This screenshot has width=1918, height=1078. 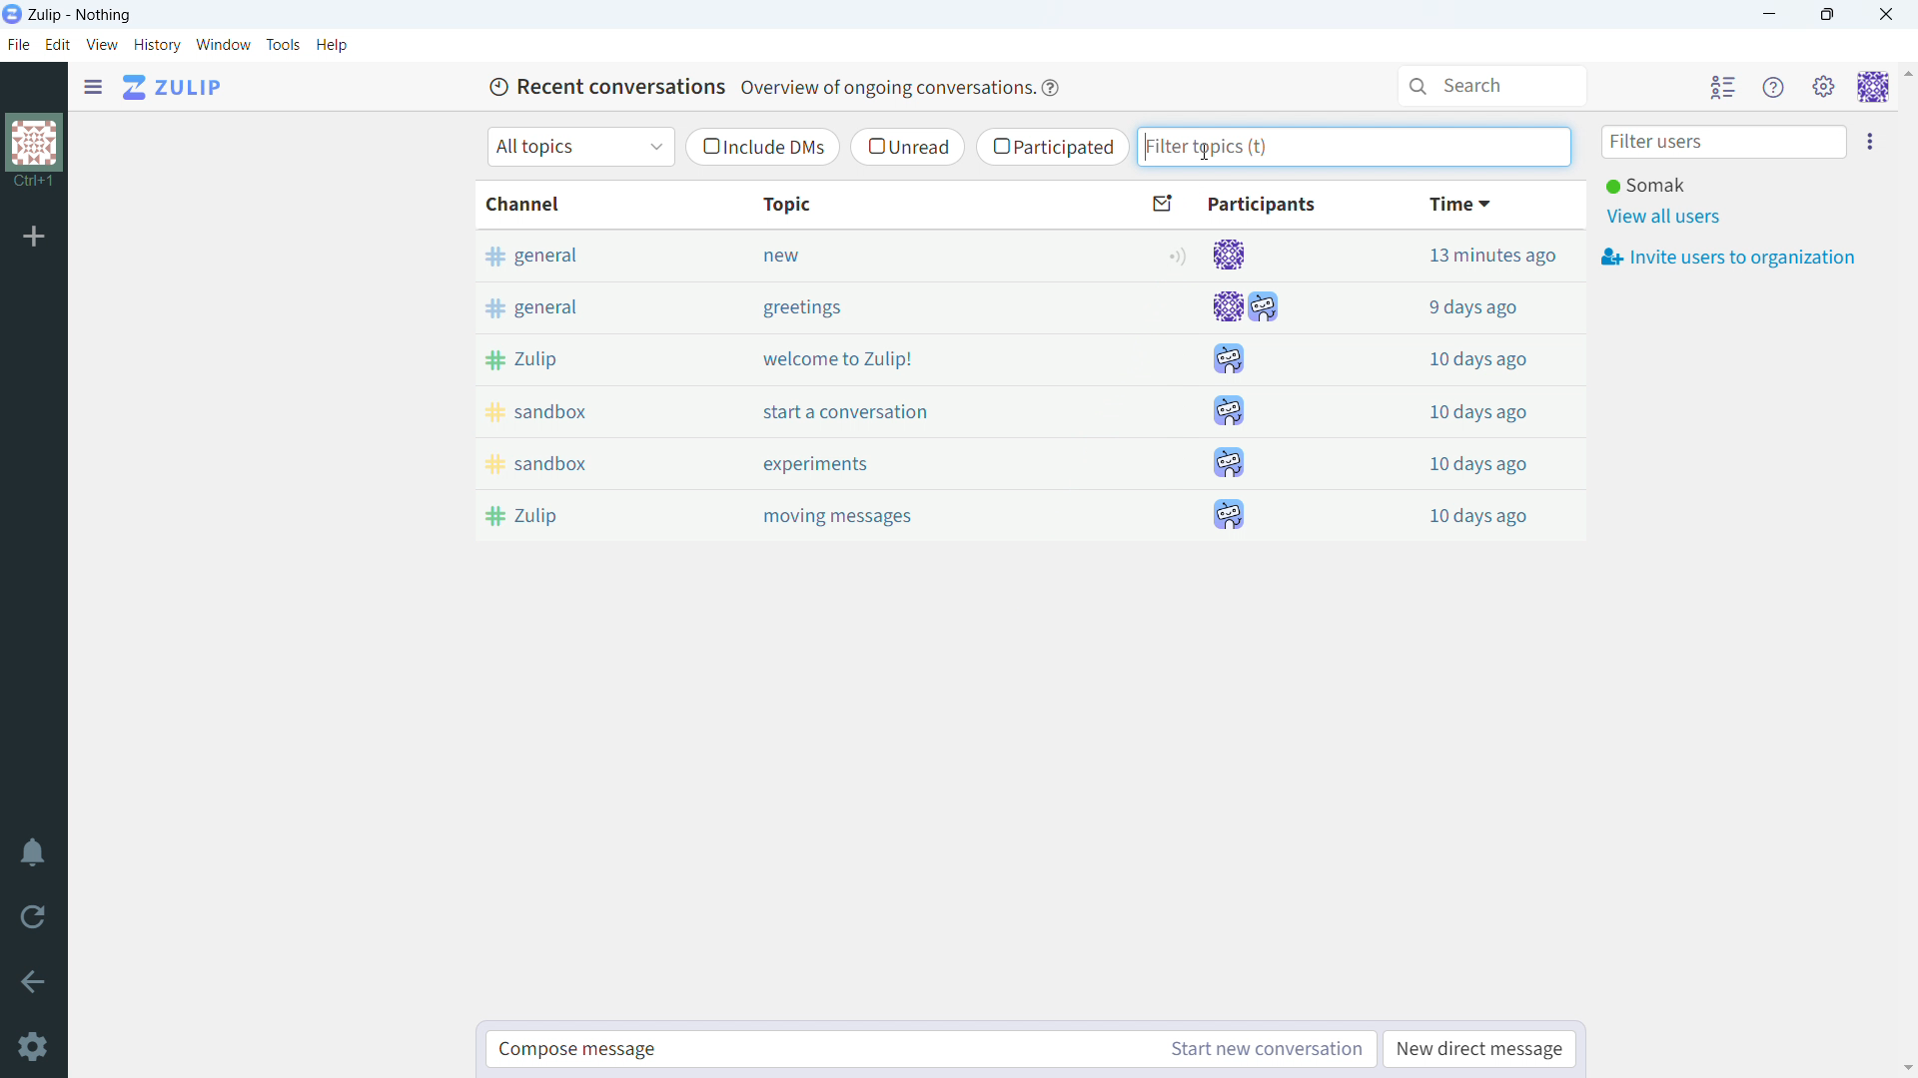 What do you see at coordinates (1668, 218) in the screenshot?
I see `view all users` at bounding box center [1668, 218].